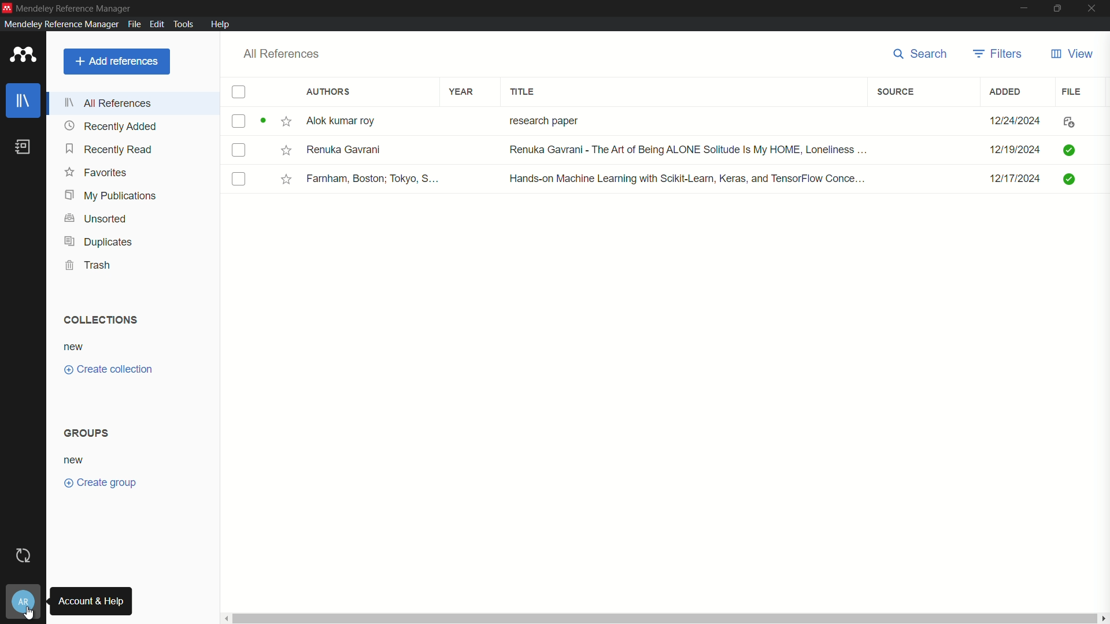  Describe the element at coordinates (102, 482) in the screenshot. I see `create group` at that location.